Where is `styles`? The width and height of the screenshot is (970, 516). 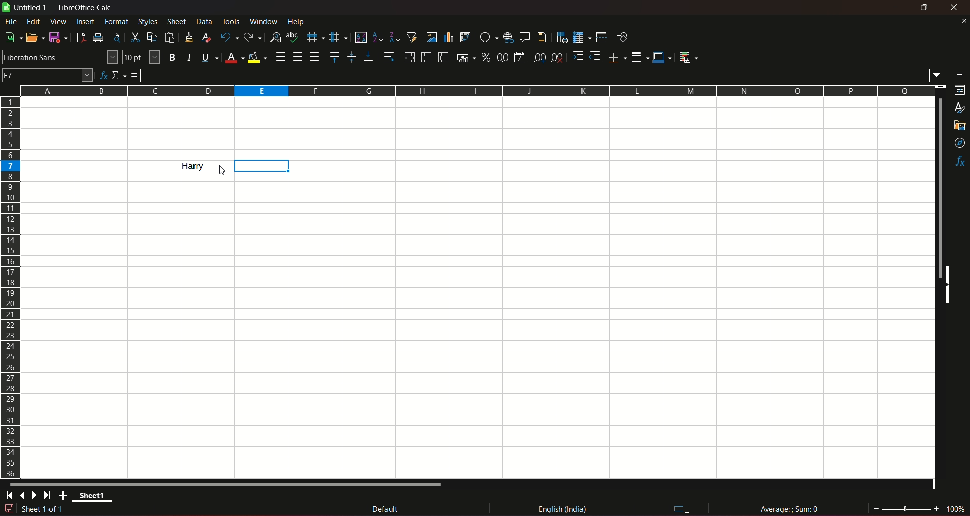
styles is located at coordinates (961, 109).